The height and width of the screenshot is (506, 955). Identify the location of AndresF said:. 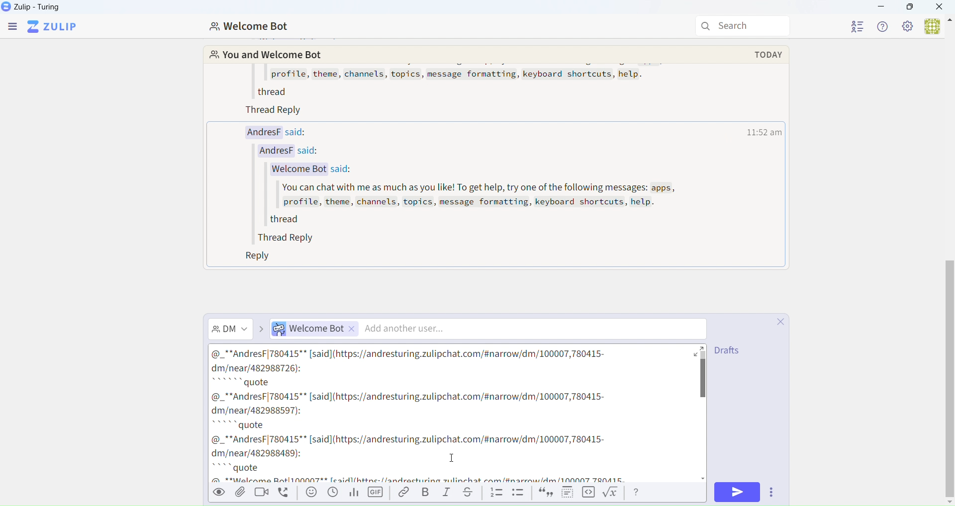
(271, 131).